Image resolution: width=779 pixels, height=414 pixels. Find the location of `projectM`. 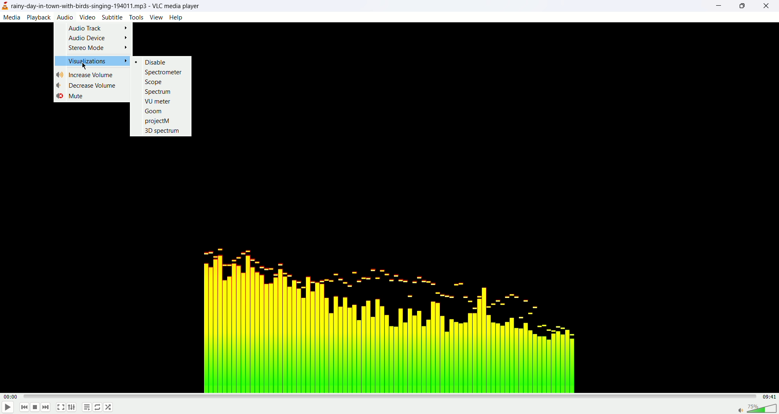

projectM is located at coordinates (158, 121).